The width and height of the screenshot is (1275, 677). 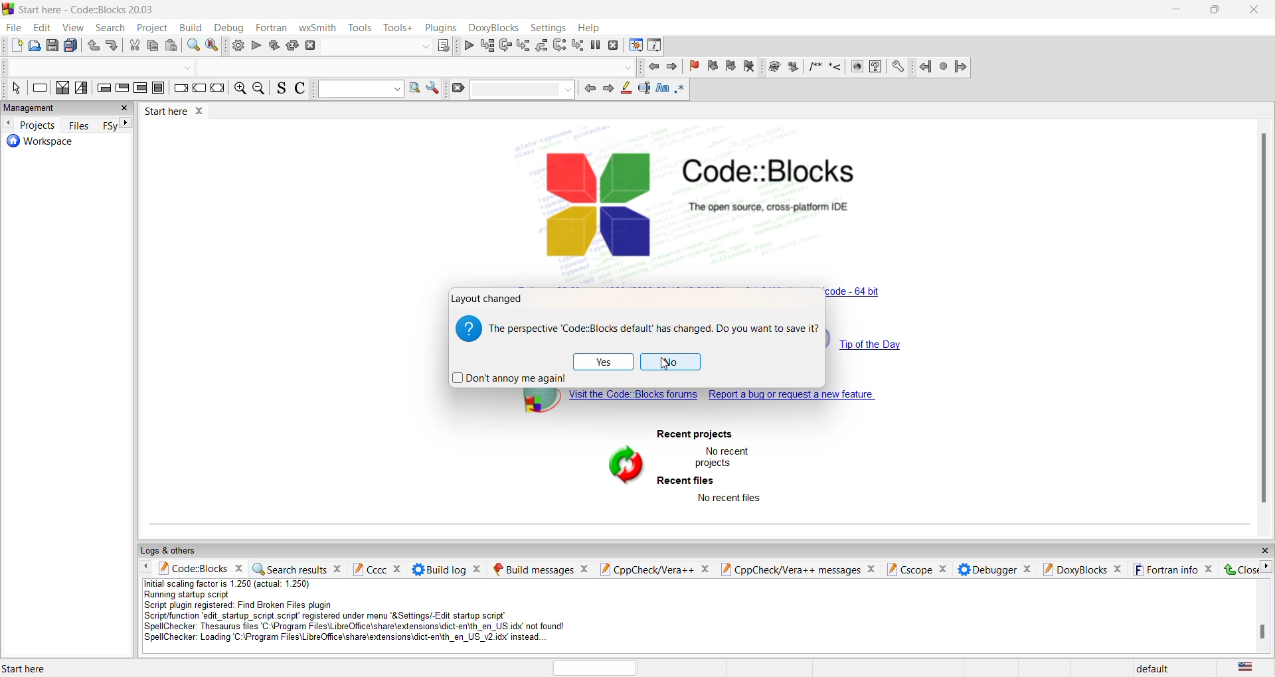 What do you see at coordinates (361, 27) in the screenshot?
I see `tools` at bounding box center [361, 27].